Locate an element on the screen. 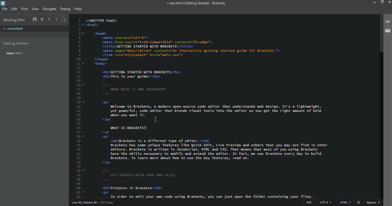  split editor is located at coordinates (56, 19).